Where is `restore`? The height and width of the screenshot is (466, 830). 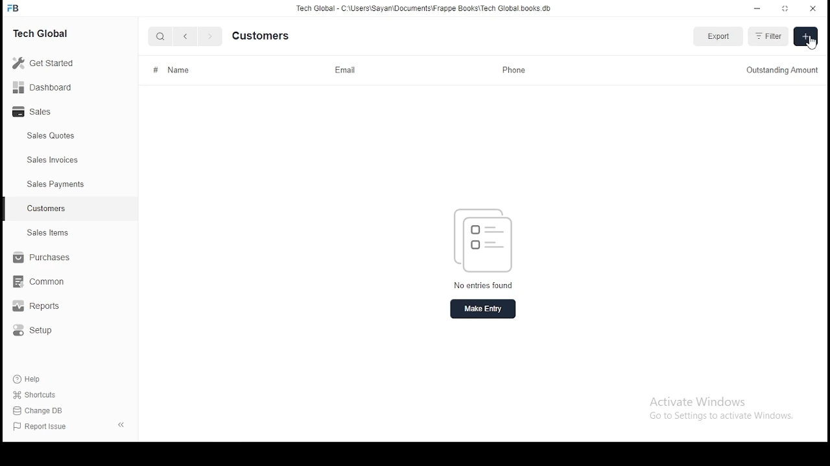 restore is located at coordinates (785, 8).